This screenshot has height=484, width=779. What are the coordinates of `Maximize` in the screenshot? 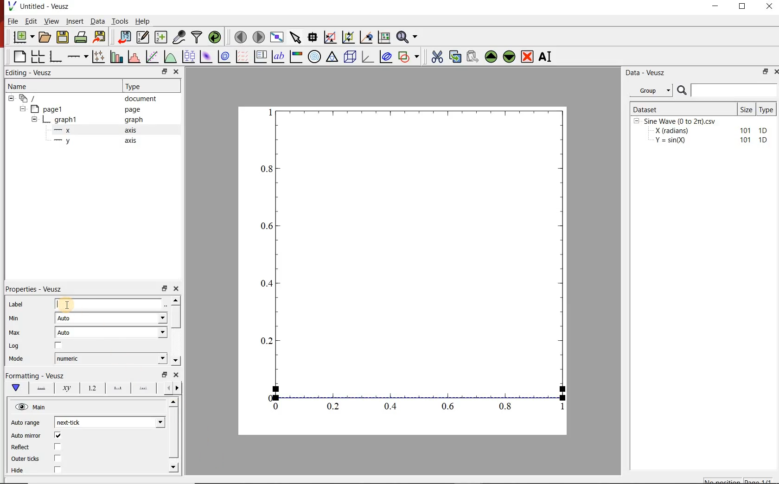 It's located at (743, 6).